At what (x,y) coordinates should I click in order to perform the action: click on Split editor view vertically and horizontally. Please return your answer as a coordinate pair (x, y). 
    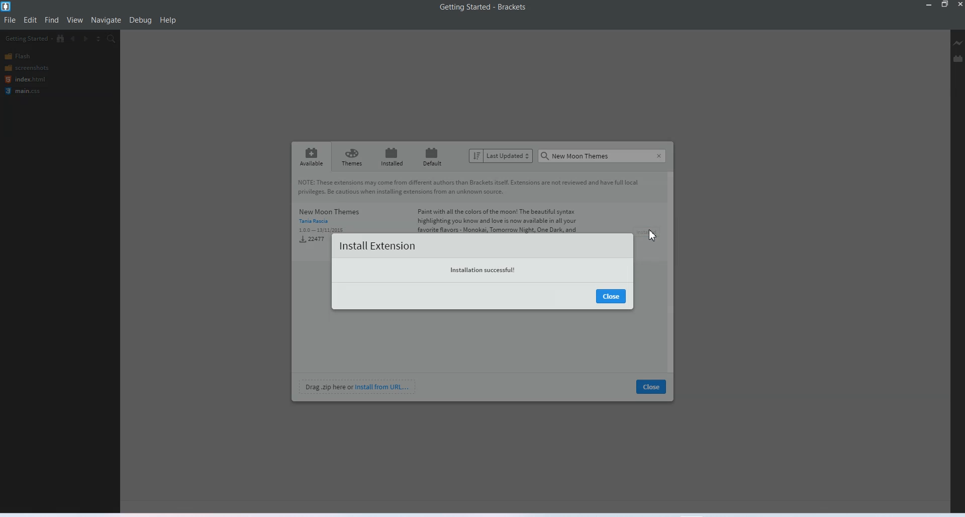
    Looking at the image, I should click on (98, 38).